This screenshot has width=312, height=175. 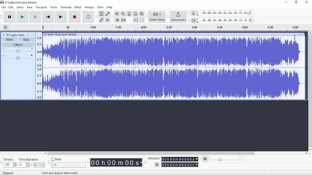 What do you see at coordinates (22, 2) in the screenshot?
I see `01 tujhe main pyar karoon` at bounding box center [22, 2].